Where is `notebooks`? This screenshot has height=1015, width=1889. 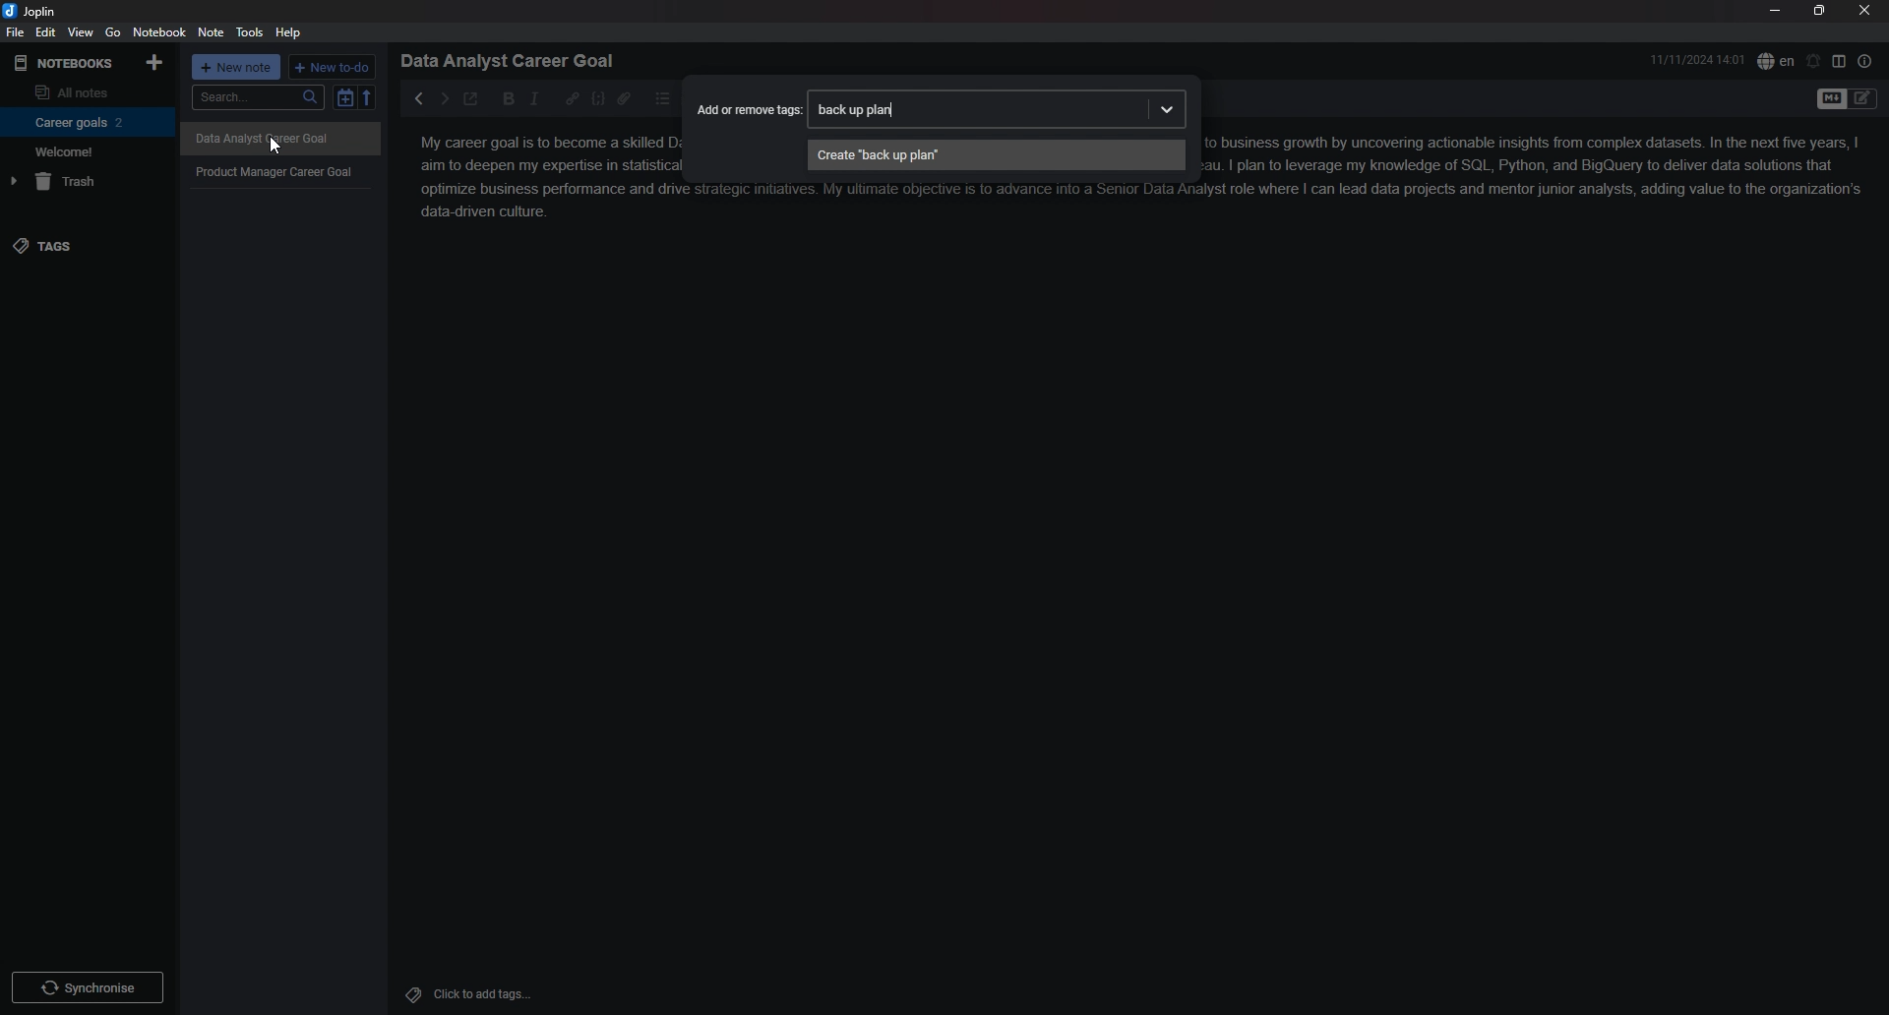 notebooks is located at coordinates (66, 64).